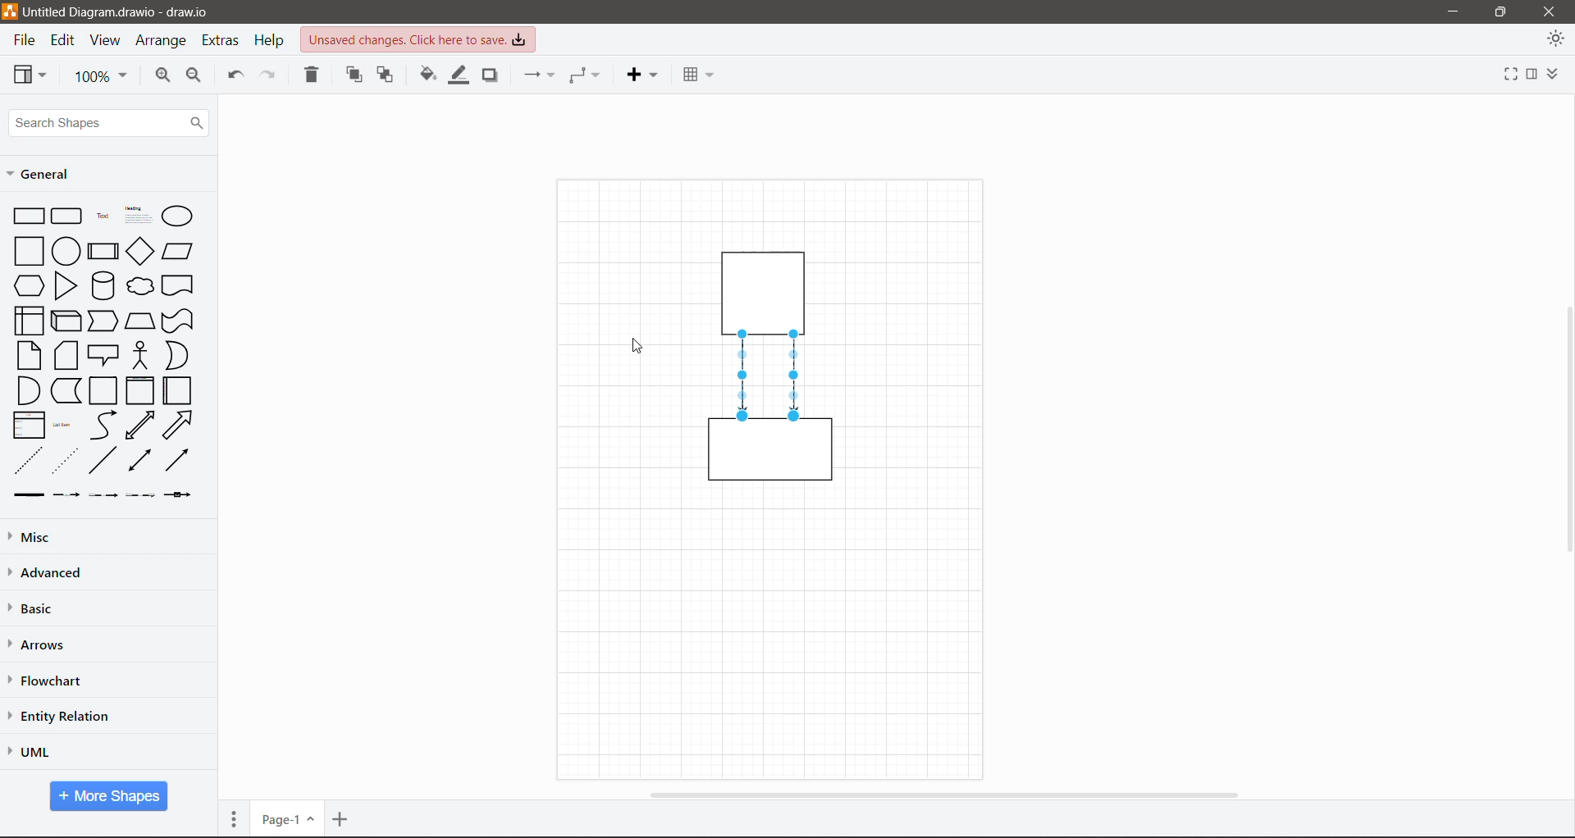 Image resolution: width=1575 pixels, height=838 pixels. Describe the element at coordinates (176, 355) in the screenshot. I see `Or` at that location.